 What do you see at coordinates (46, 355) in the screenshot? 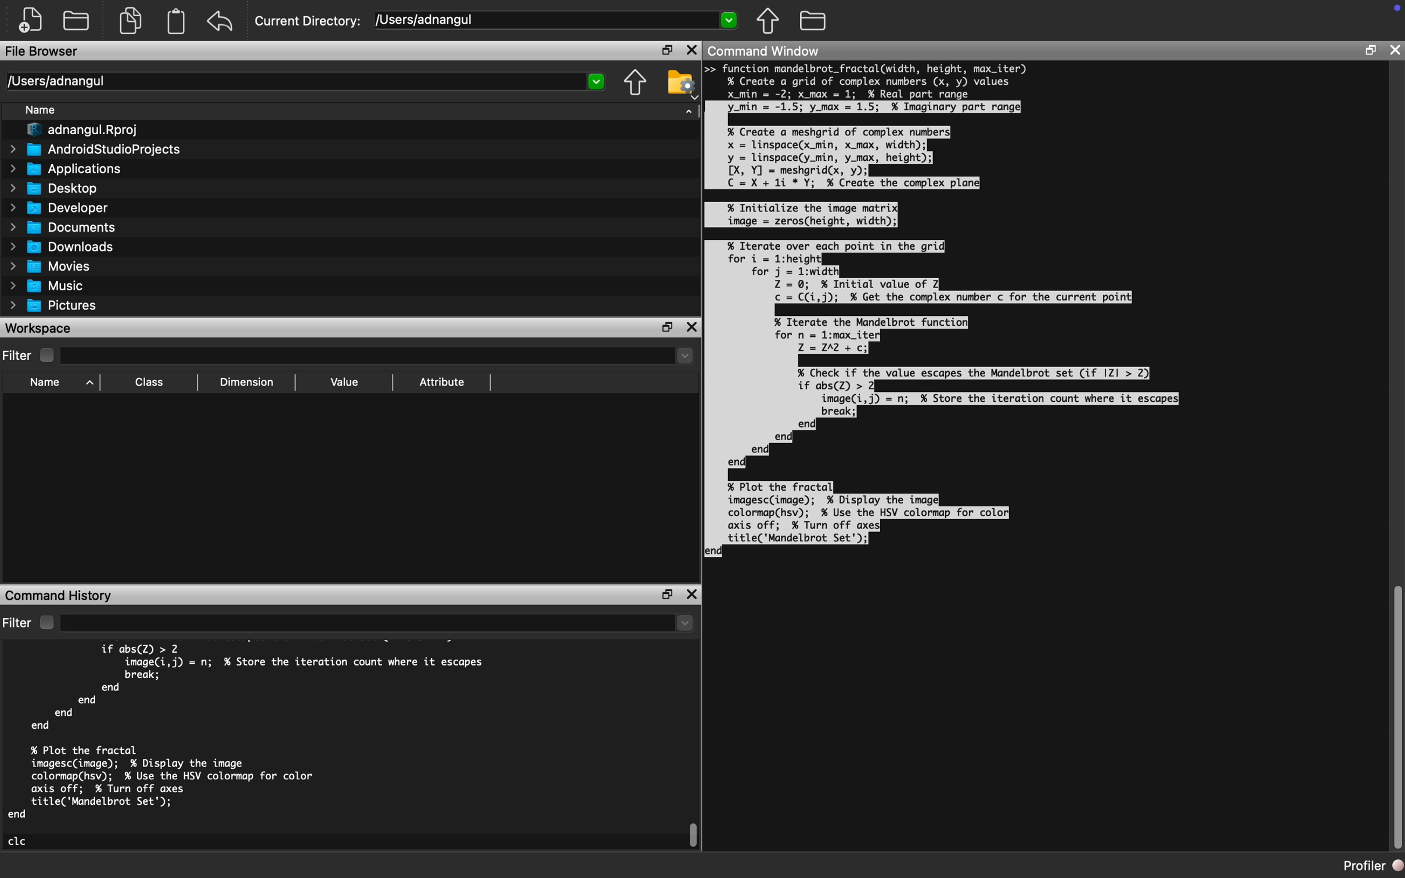
I see `Checkbox` at bounding box center [46, 355].